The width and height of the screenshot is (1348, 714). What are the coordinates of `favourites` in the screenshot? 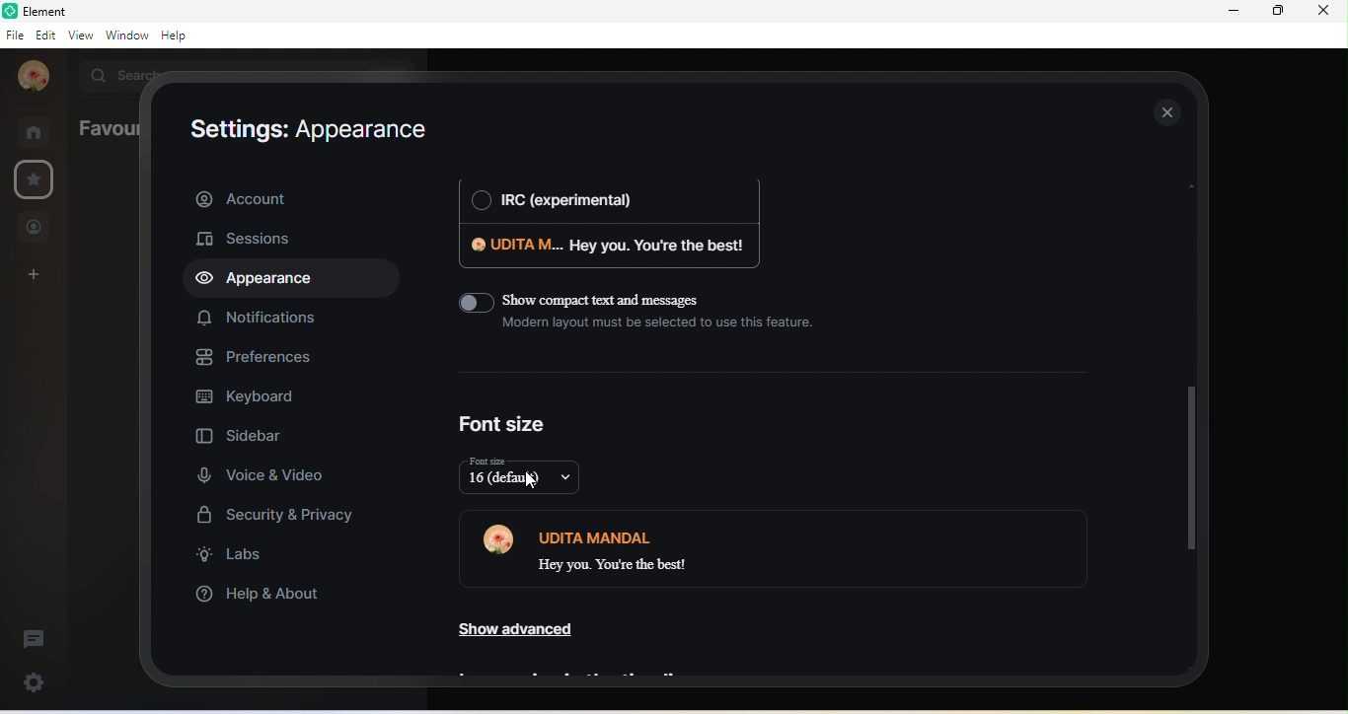 It's located at (37, 182).